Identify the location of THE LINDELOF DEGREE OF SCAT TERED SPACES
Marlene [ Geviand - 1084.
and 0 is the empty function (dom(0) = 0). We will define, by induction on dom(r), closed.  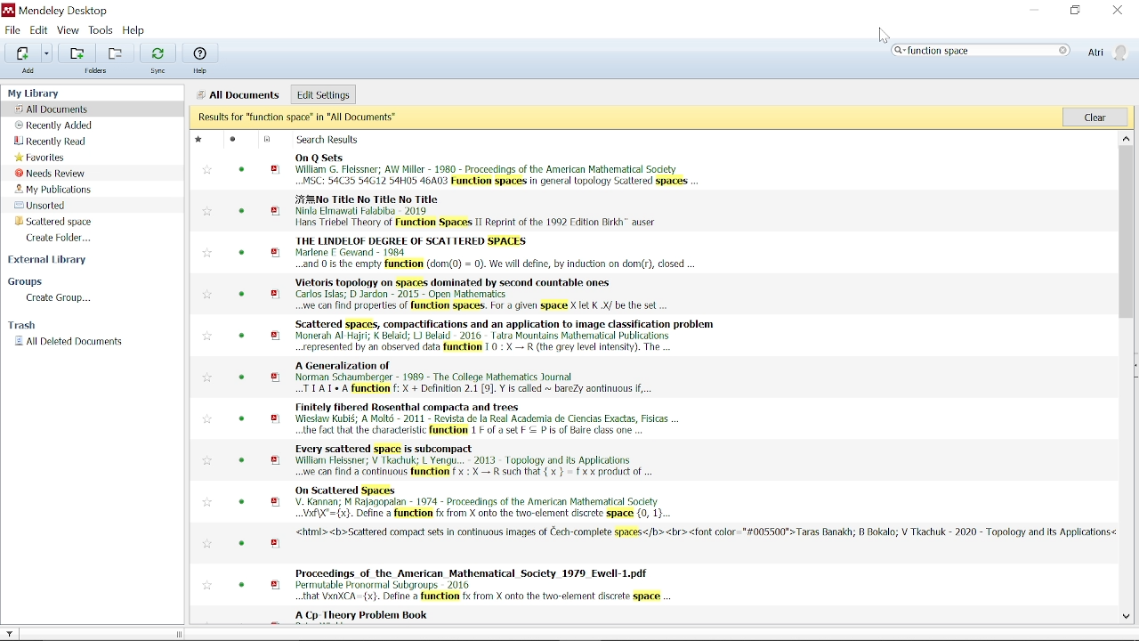
(674, 253).